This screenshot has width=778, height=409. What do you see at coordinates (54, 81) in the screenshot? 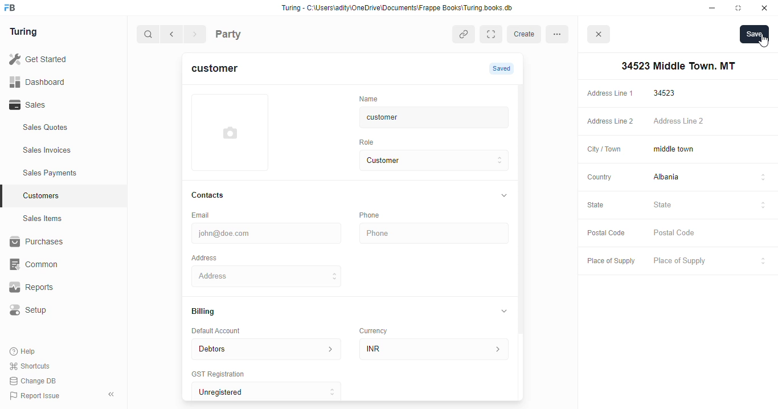
I see `Dashboard` at bounding box center [54, 81].